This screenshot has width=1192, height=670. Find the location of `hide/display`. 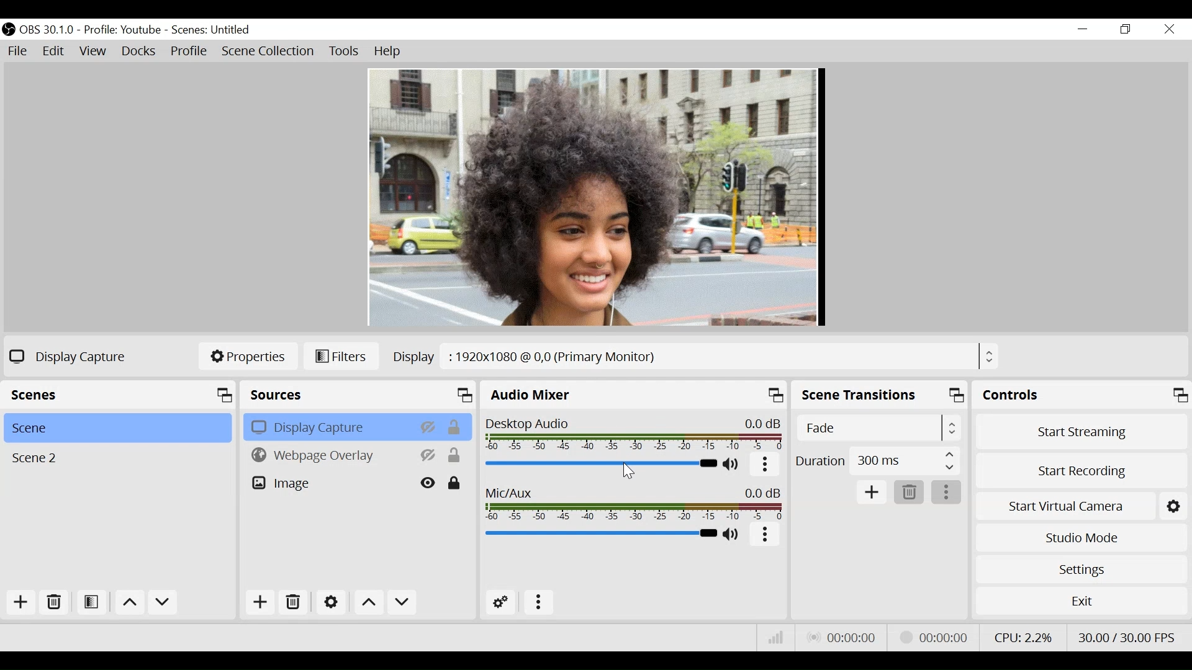

hide/display is located at coordinates (429, 455).